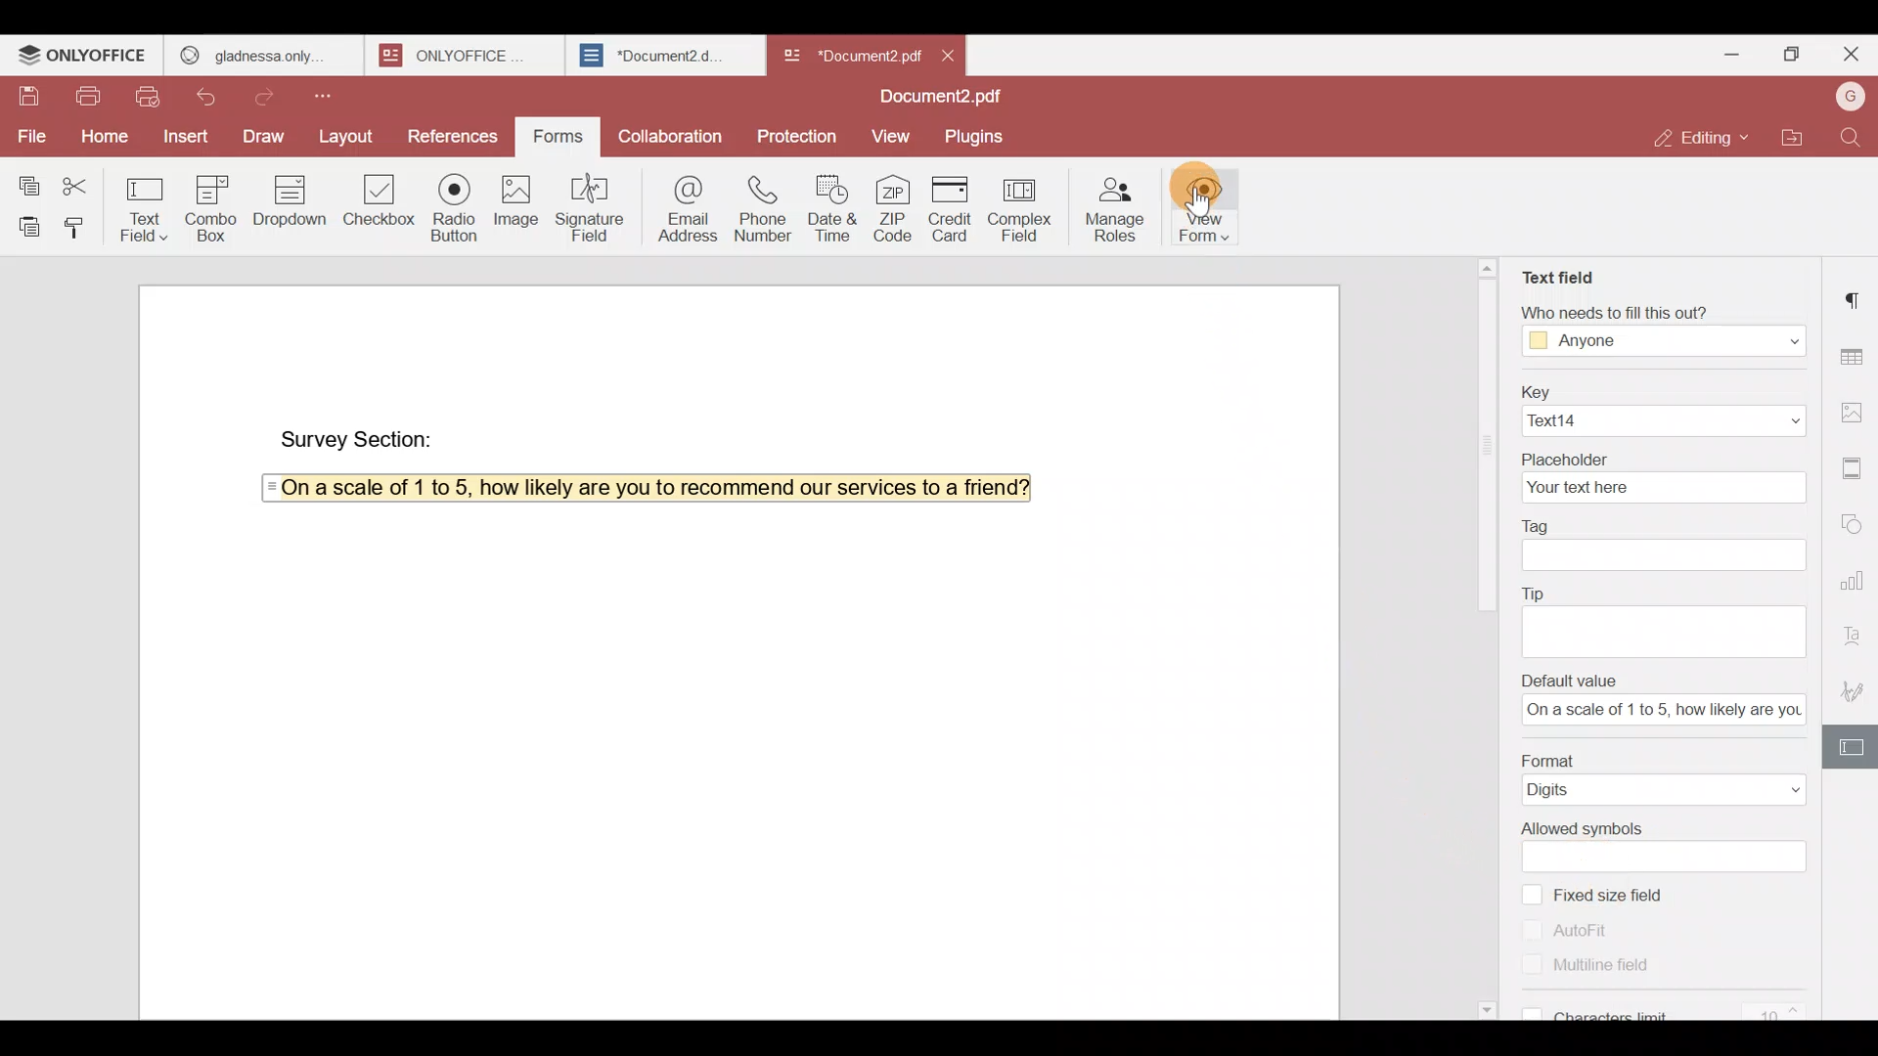  Describe the element at coordinates (145, 204) in the screenshot. I see `Text field` at that location.